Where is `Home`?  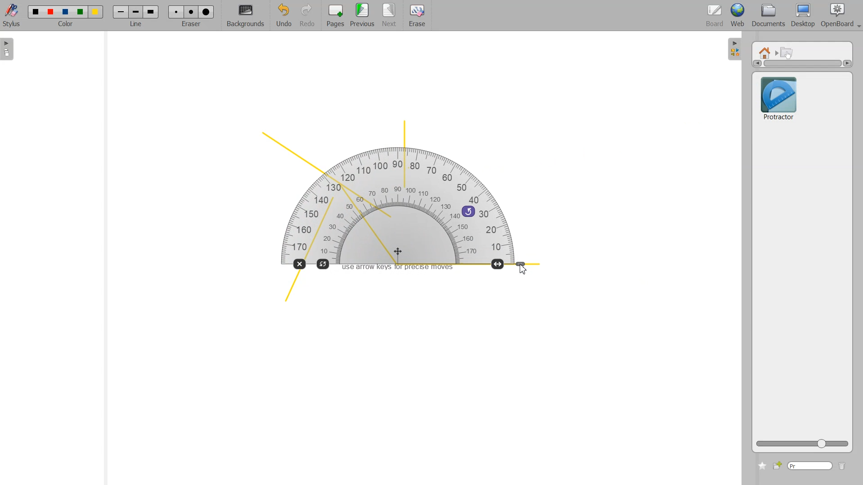 Home is located at coordinates (766, 52).